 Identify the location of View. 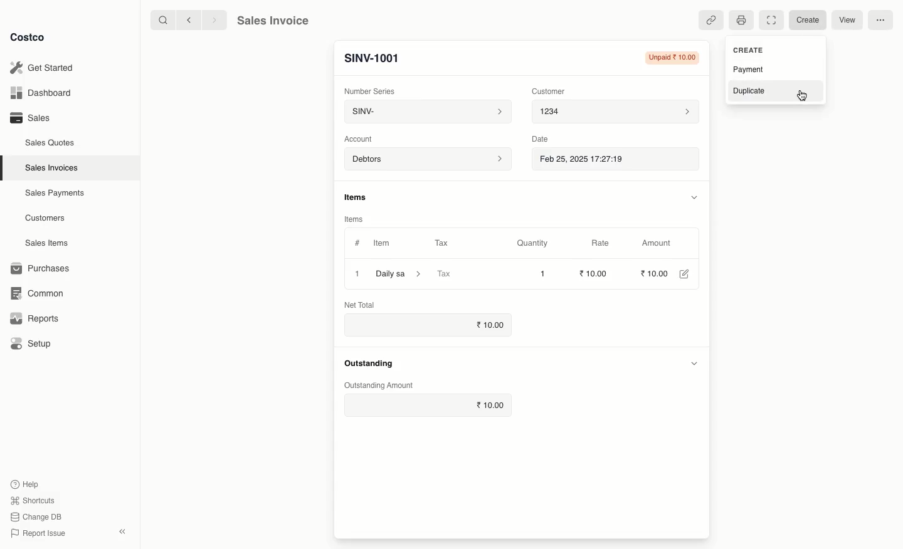
(851, 19).